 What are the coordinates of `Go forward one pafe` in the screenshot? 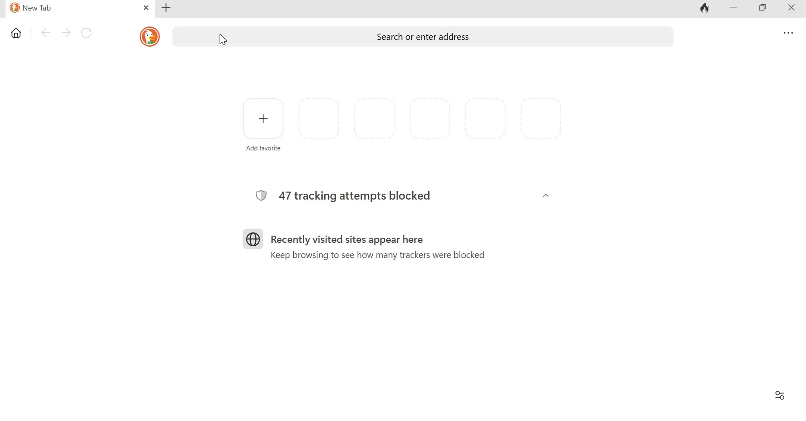 It's located at (65, 33).